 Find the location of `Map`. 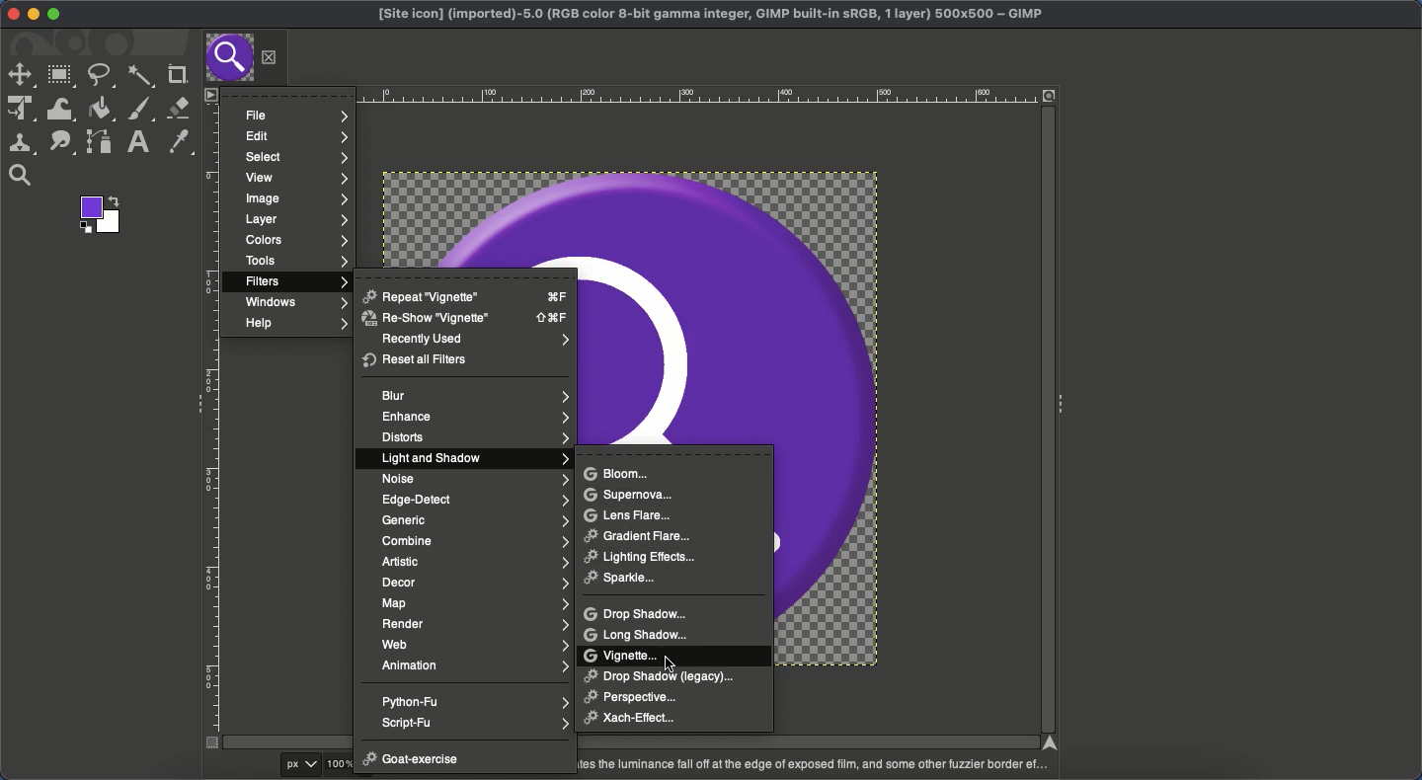

Map is located at coordinates (474, 602).